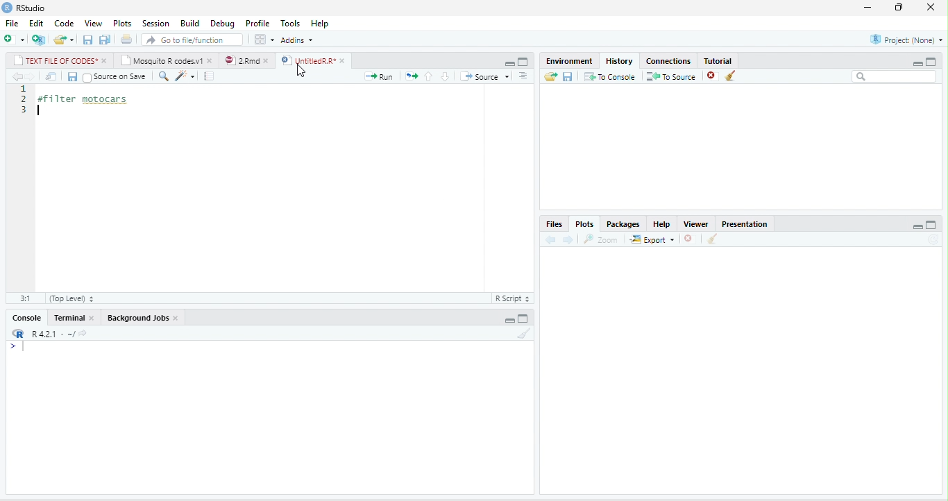  What do you see at coordinates (600, 239) in the screenshot?
I see `Zoom` at bounding box center [600, 239].